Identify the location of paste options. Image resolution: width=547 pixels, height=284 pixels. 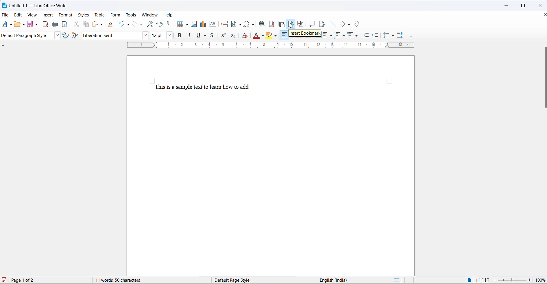
(102, 25).